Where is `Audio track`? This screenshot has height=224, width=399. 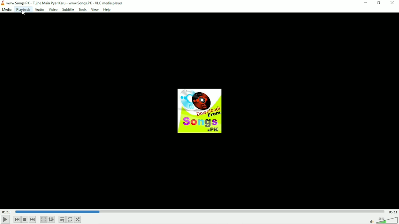
Audio track is located at coordinates (199, 111).